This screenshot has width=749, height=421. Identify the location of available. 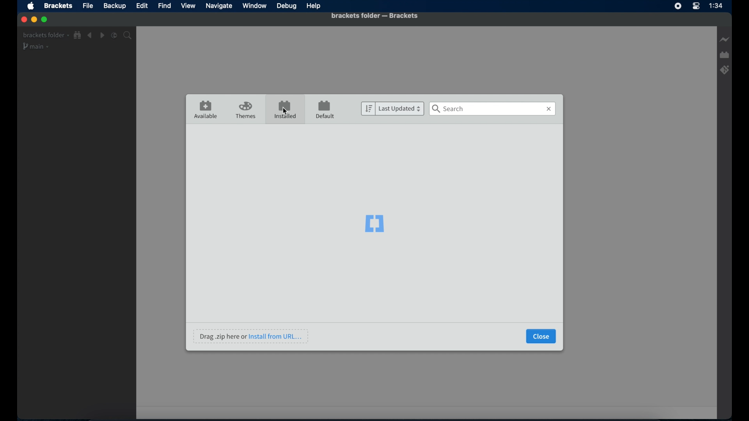
(206, 109).